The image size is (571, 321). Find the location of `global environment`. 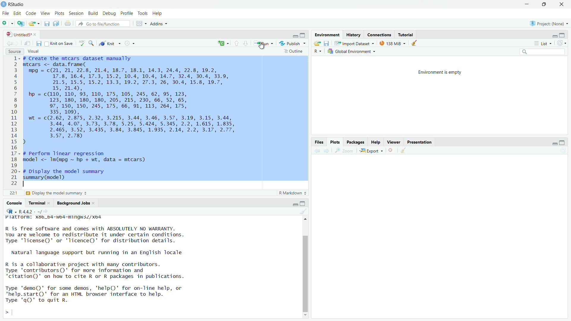

global environment is located at coordinates (351, 51).